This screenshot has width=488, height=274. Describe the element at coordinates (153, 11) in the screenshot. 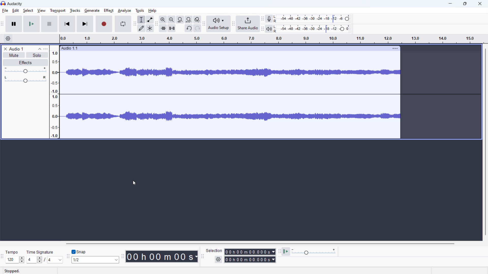

I see `help` at that location.